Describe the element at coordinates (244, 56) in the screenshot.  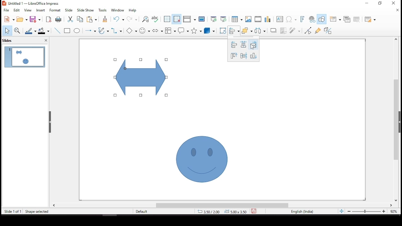
I see `center` at that location.